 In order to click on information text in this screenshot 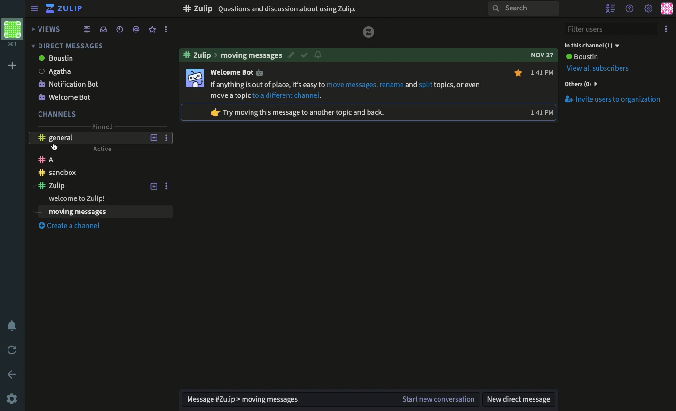, I will do `click(267, 84)`.